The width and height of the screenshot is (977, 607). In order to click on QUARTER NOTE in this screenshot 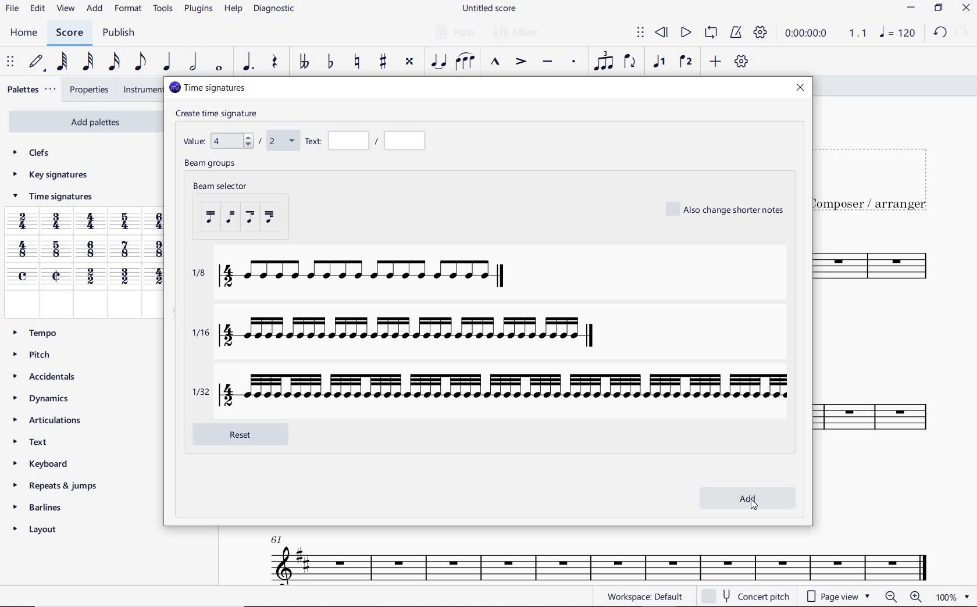, I will do `click(167, 62)`.